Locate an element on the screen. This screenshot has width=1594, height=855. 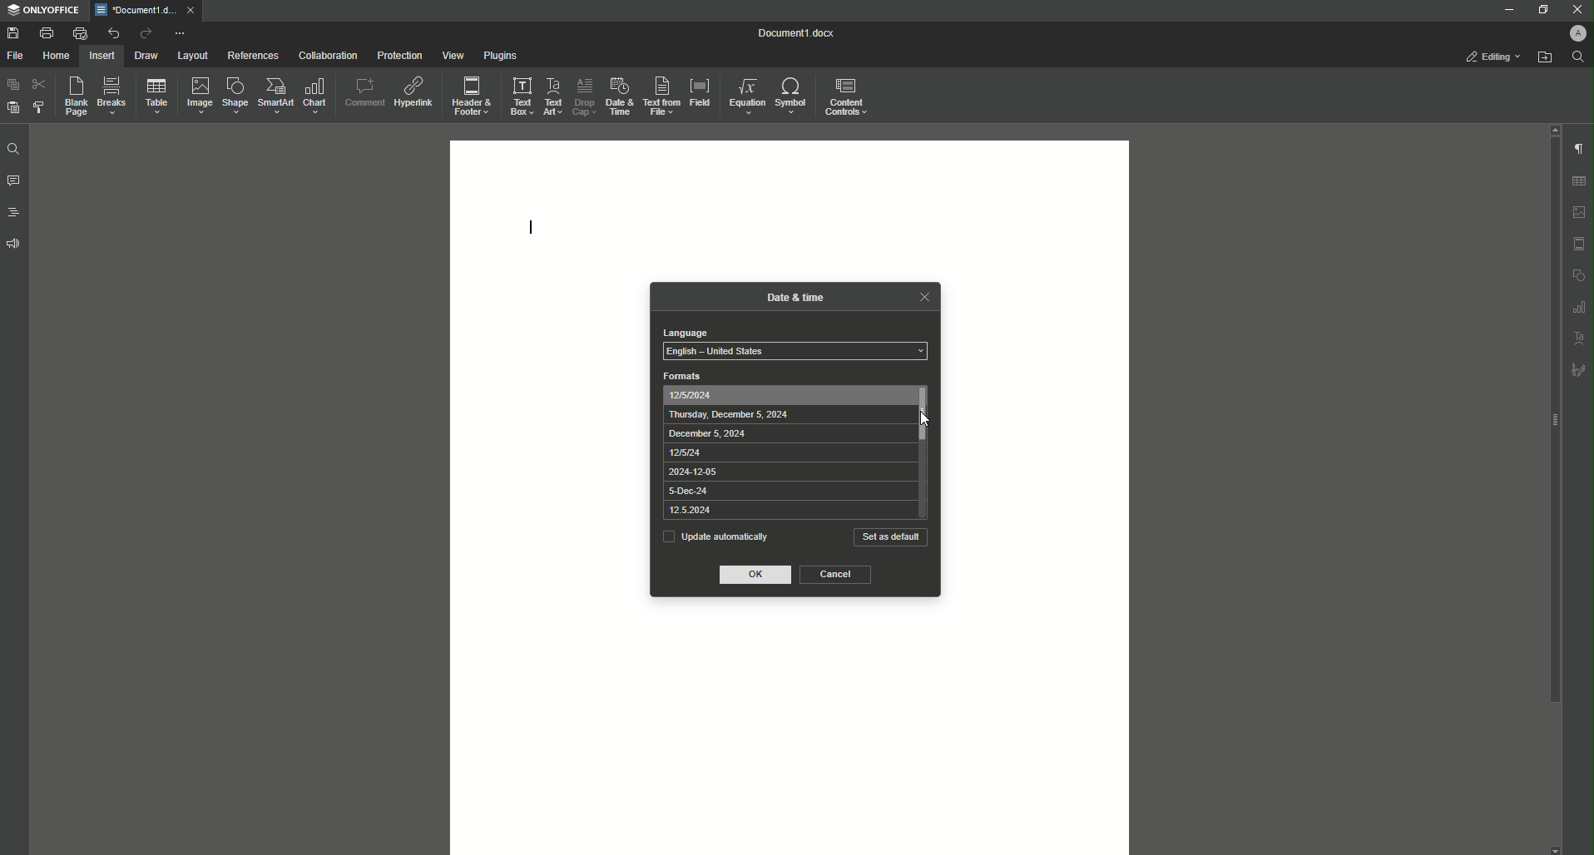
Shape is located at coordinates (232, 96).